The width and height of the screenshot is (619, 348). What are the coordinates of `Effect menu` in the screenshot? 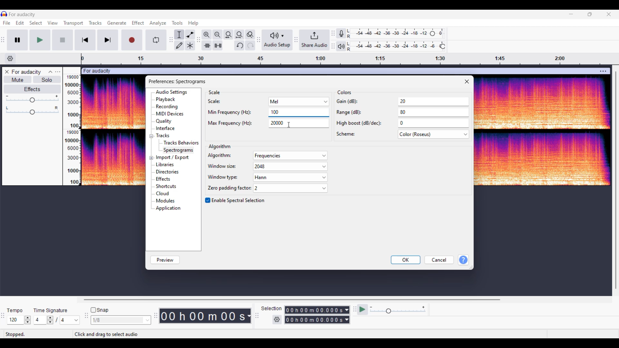 It's located at (138, 23).